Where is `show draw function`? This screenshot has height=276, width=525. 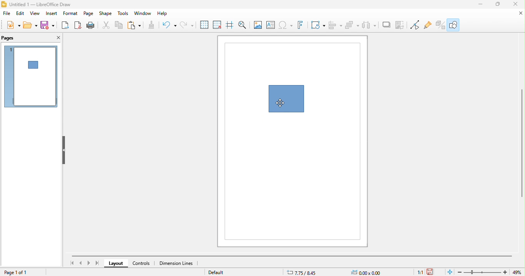
show draw function is located at coordinates (453, 24).